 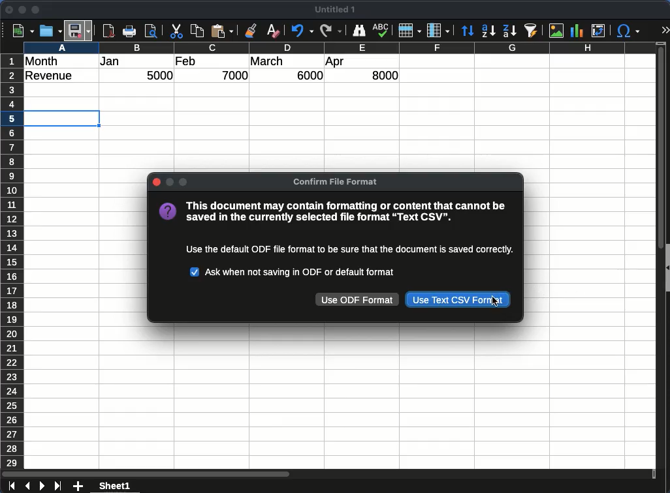 What do you see at coordinates (556, 31) in the screenshot?
I see `image` at bounding box center [556, 31].